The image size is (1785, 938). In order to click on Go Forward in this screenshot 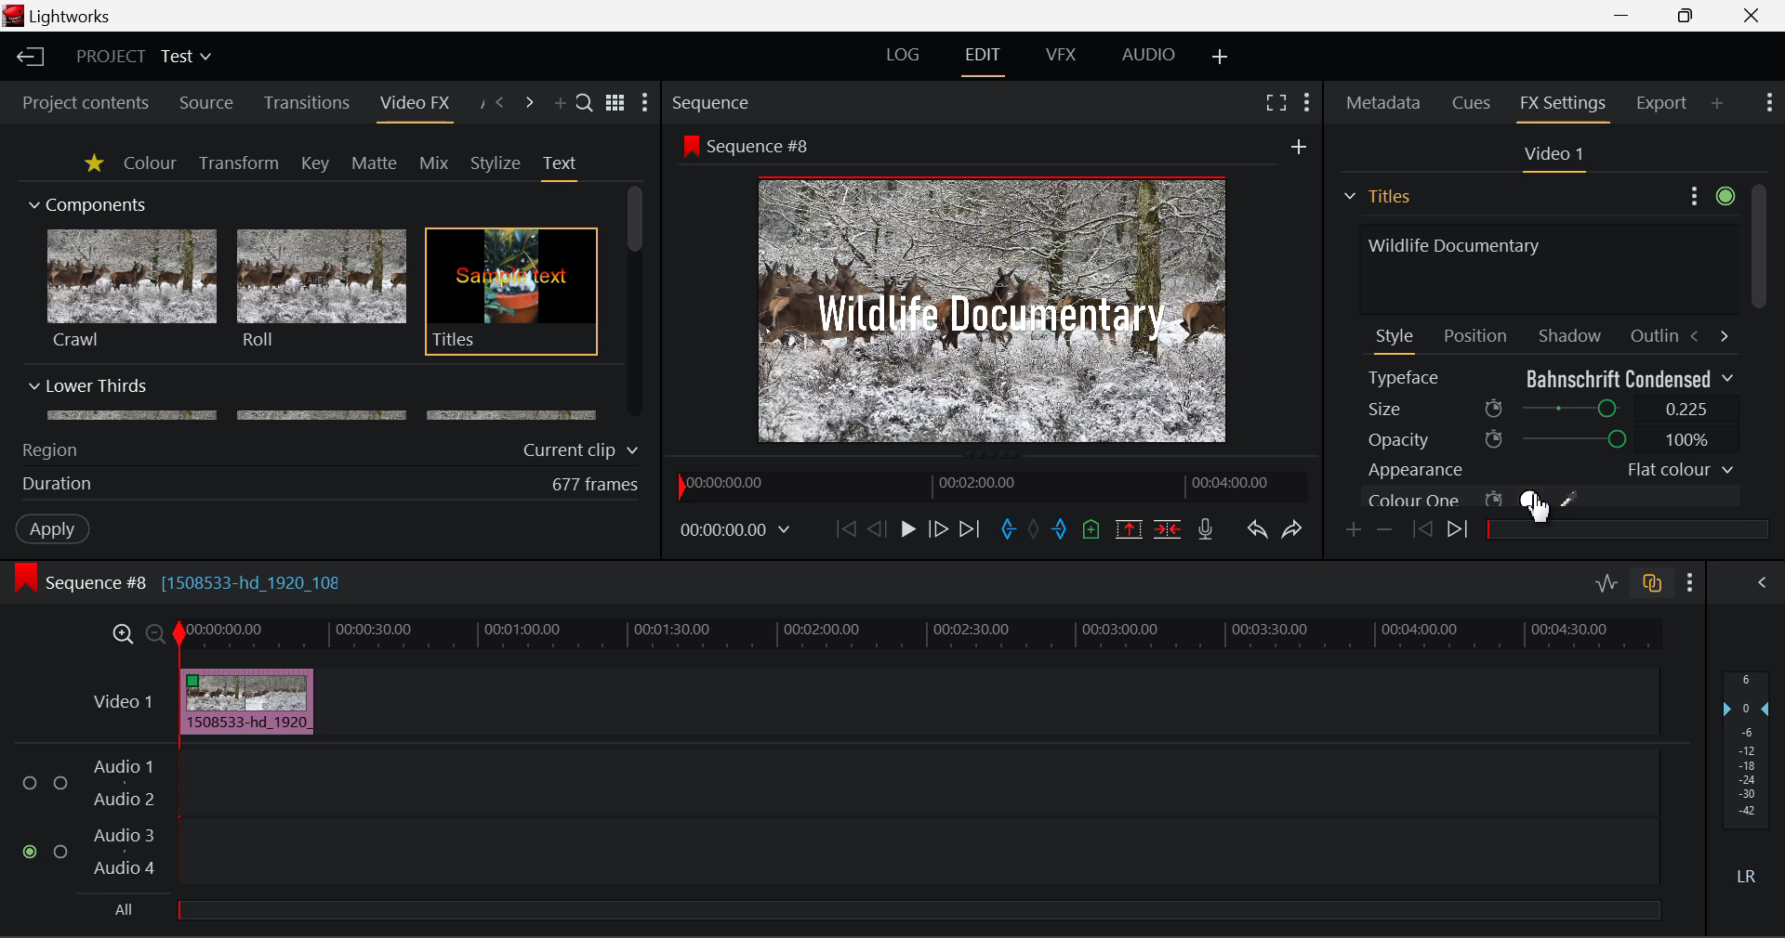, I will do `click(937, 530)`.